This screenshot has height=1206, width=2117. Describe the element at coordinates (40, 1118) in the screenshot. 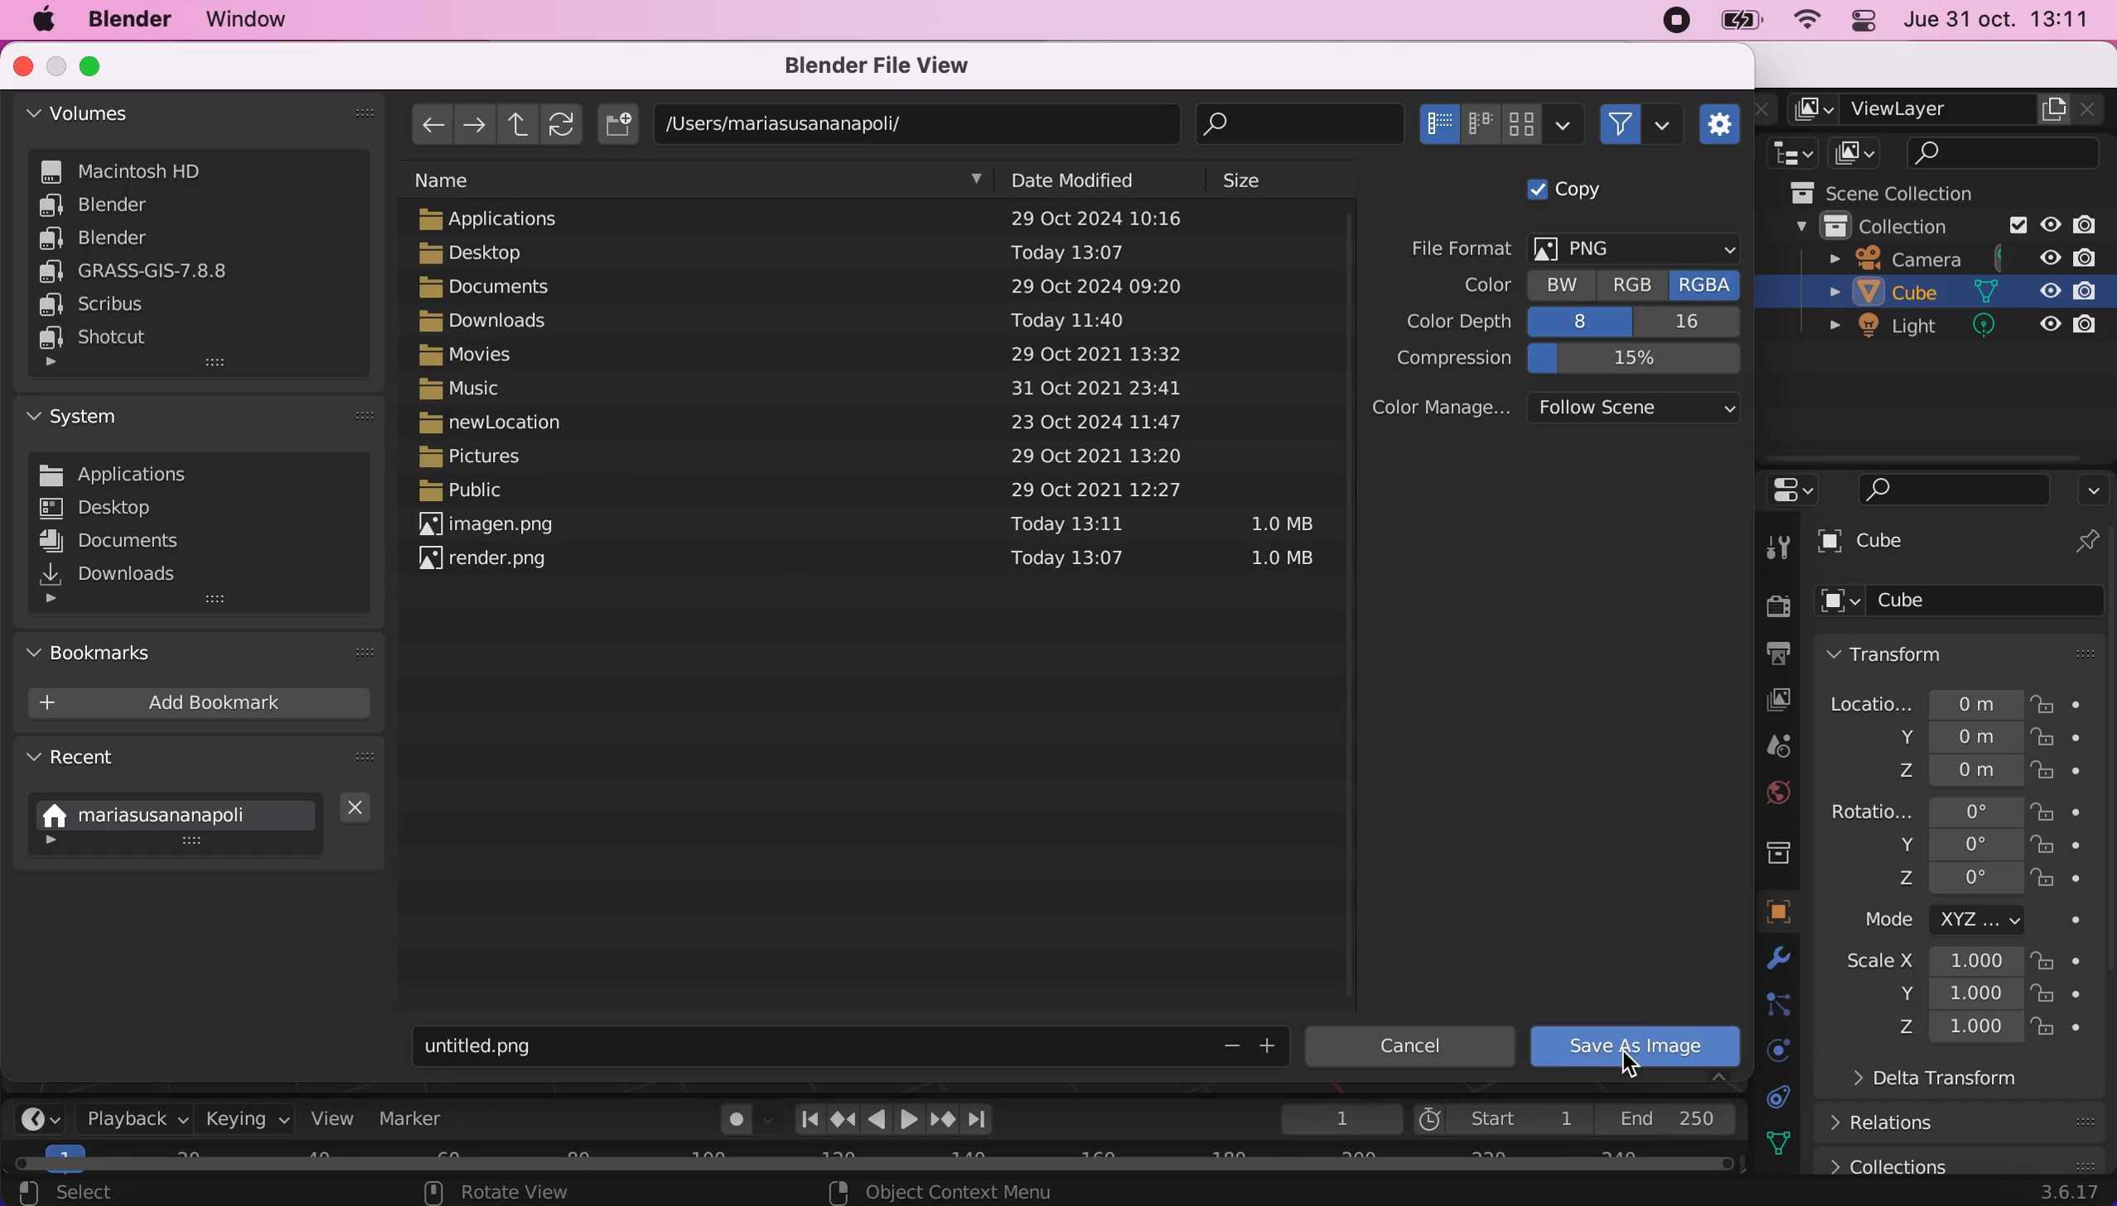

I see `editor type` at that location.